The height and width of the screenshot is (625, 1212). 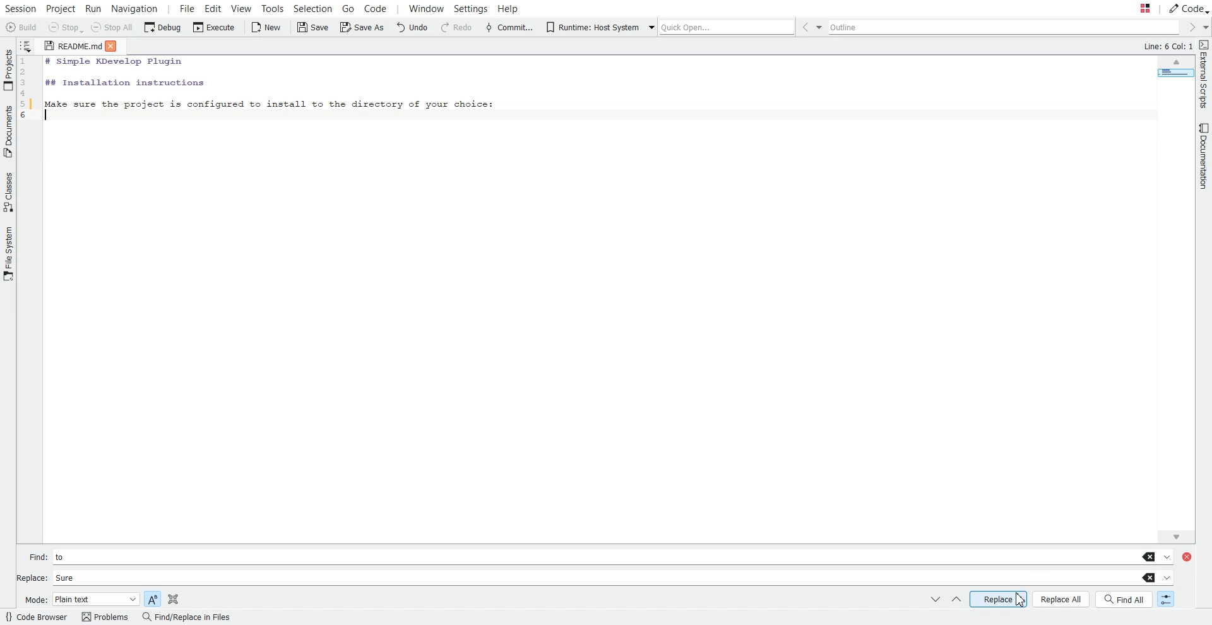 What do you see at coordinates (136, 8) in the screenshot?
I see `Navigation` at bounding box center [136, 8].